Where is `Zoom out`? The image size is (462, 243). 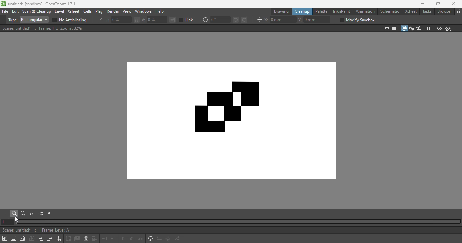
Zoom out is located at coordinates (23, 214).